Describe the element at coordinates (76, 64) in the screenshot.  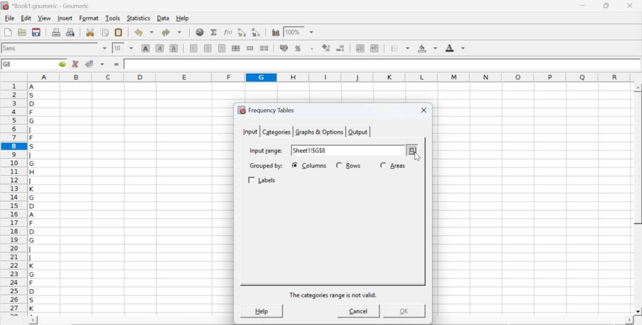
I see `cancel changes` at that location.